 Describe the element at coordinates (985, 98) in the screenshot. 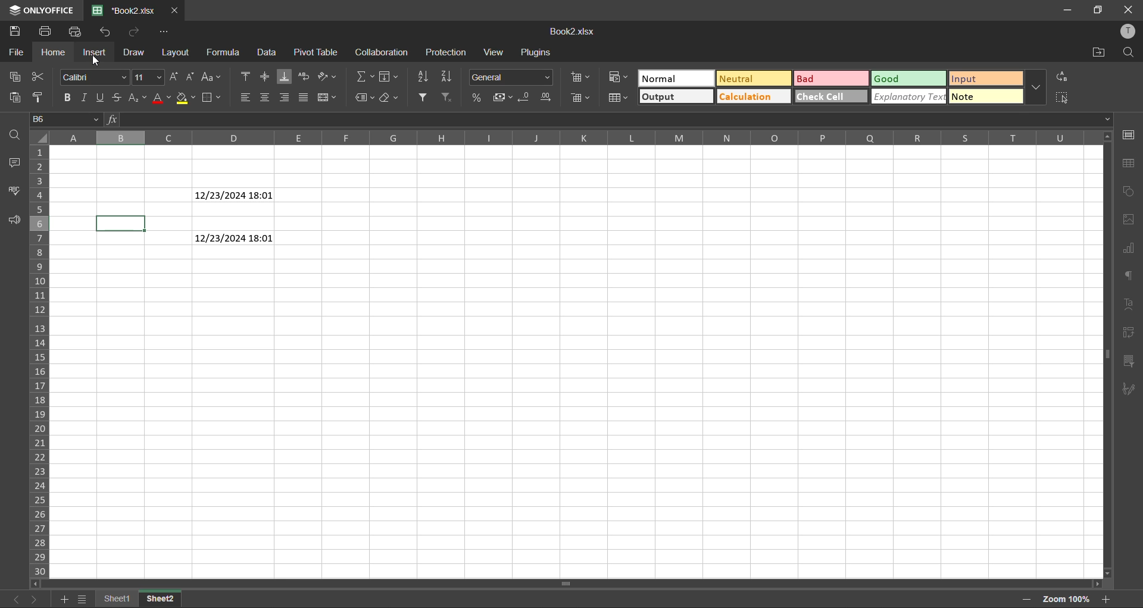

I see `note` at that location.